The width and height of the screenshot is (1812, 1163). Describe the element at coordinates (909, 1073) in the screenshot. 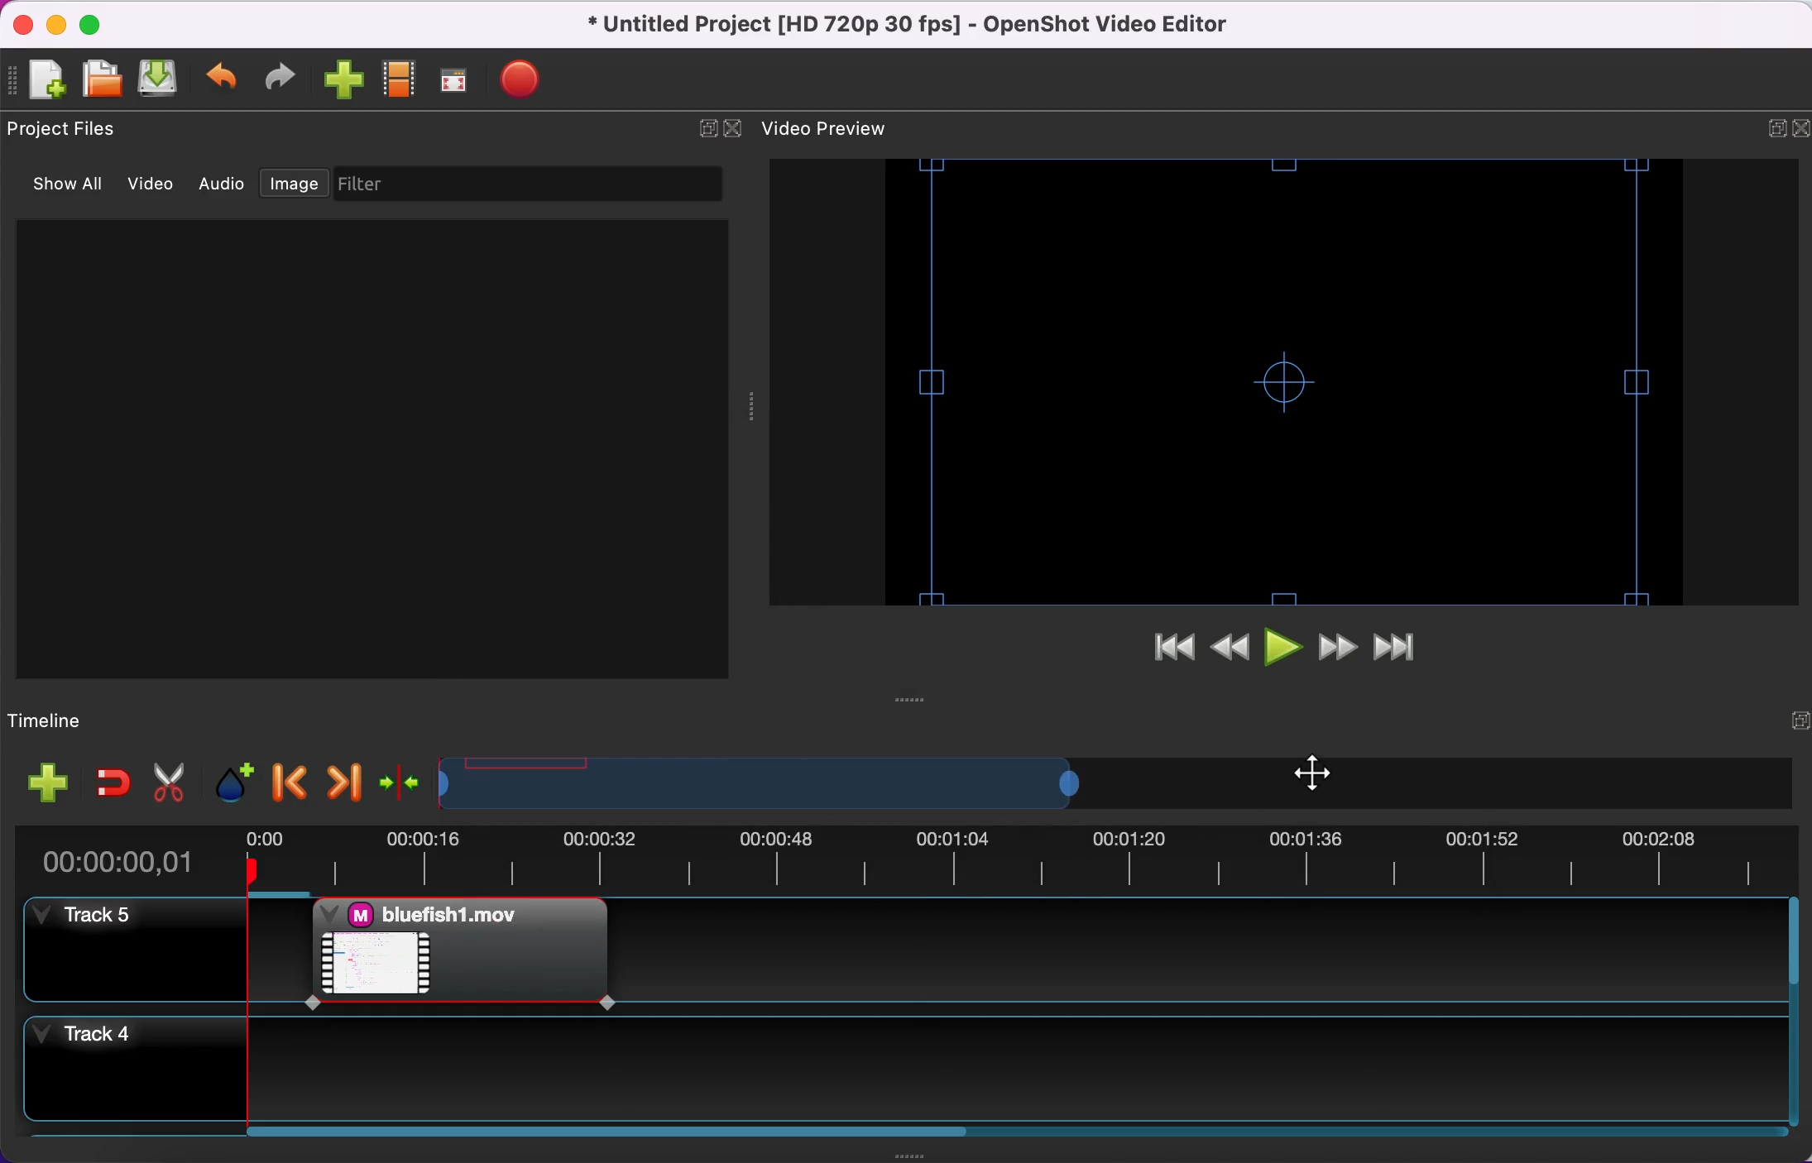

I see `track 4` at that location.